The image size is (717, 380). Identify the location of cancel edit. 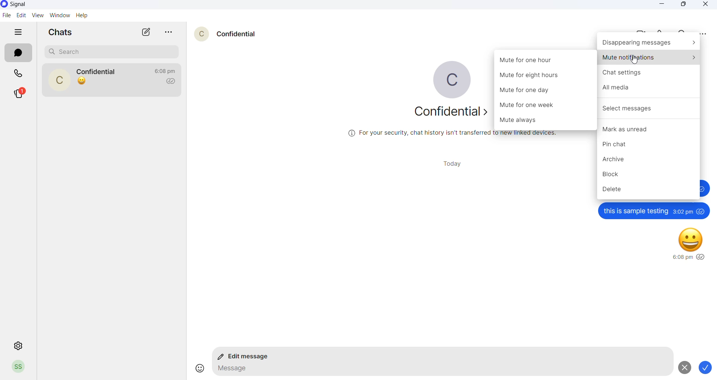
(683, 367).